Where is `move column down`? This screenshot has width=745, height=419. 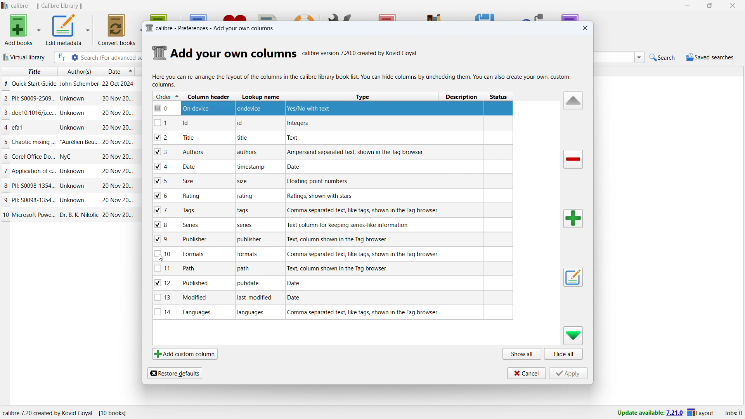 move column down is located at coordinates (573, 336).